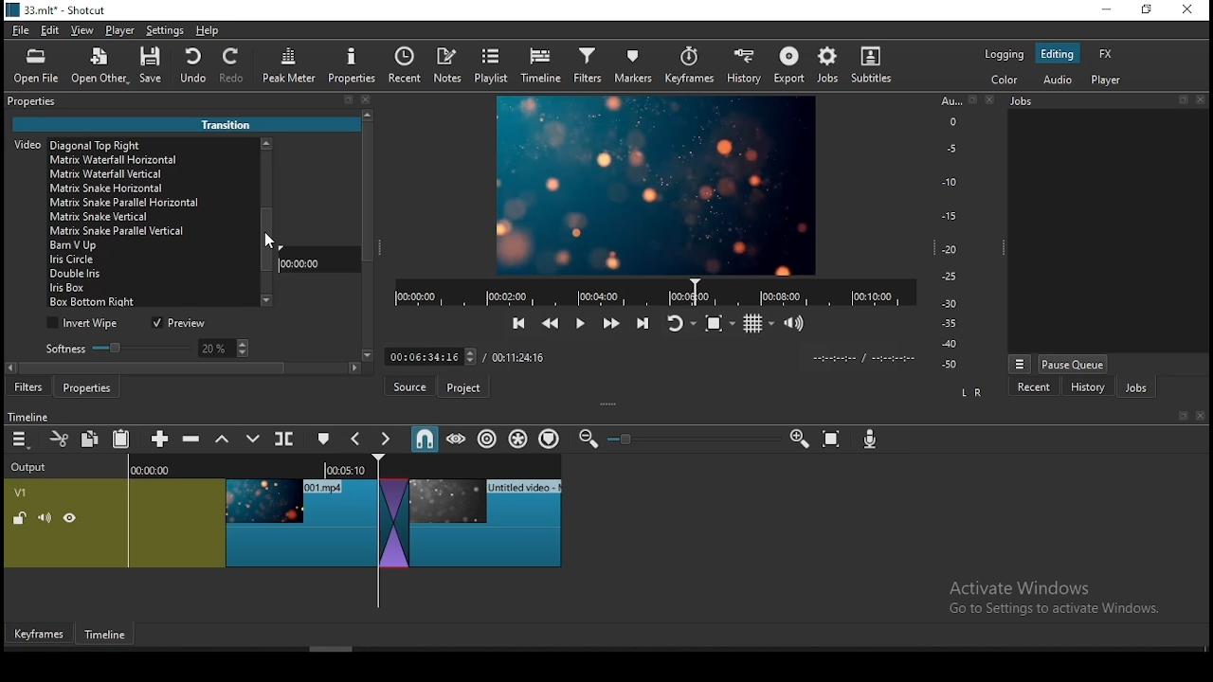  I want to click on scrub while dragging, so click(458, 440).